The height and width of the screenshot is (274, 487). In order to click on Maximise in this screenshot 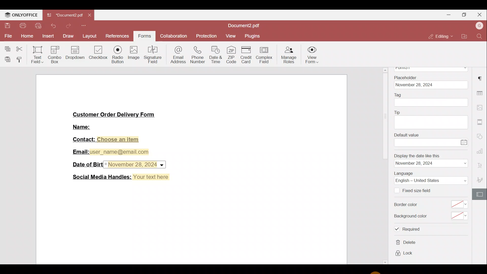, I will do `click(464, 14)`.